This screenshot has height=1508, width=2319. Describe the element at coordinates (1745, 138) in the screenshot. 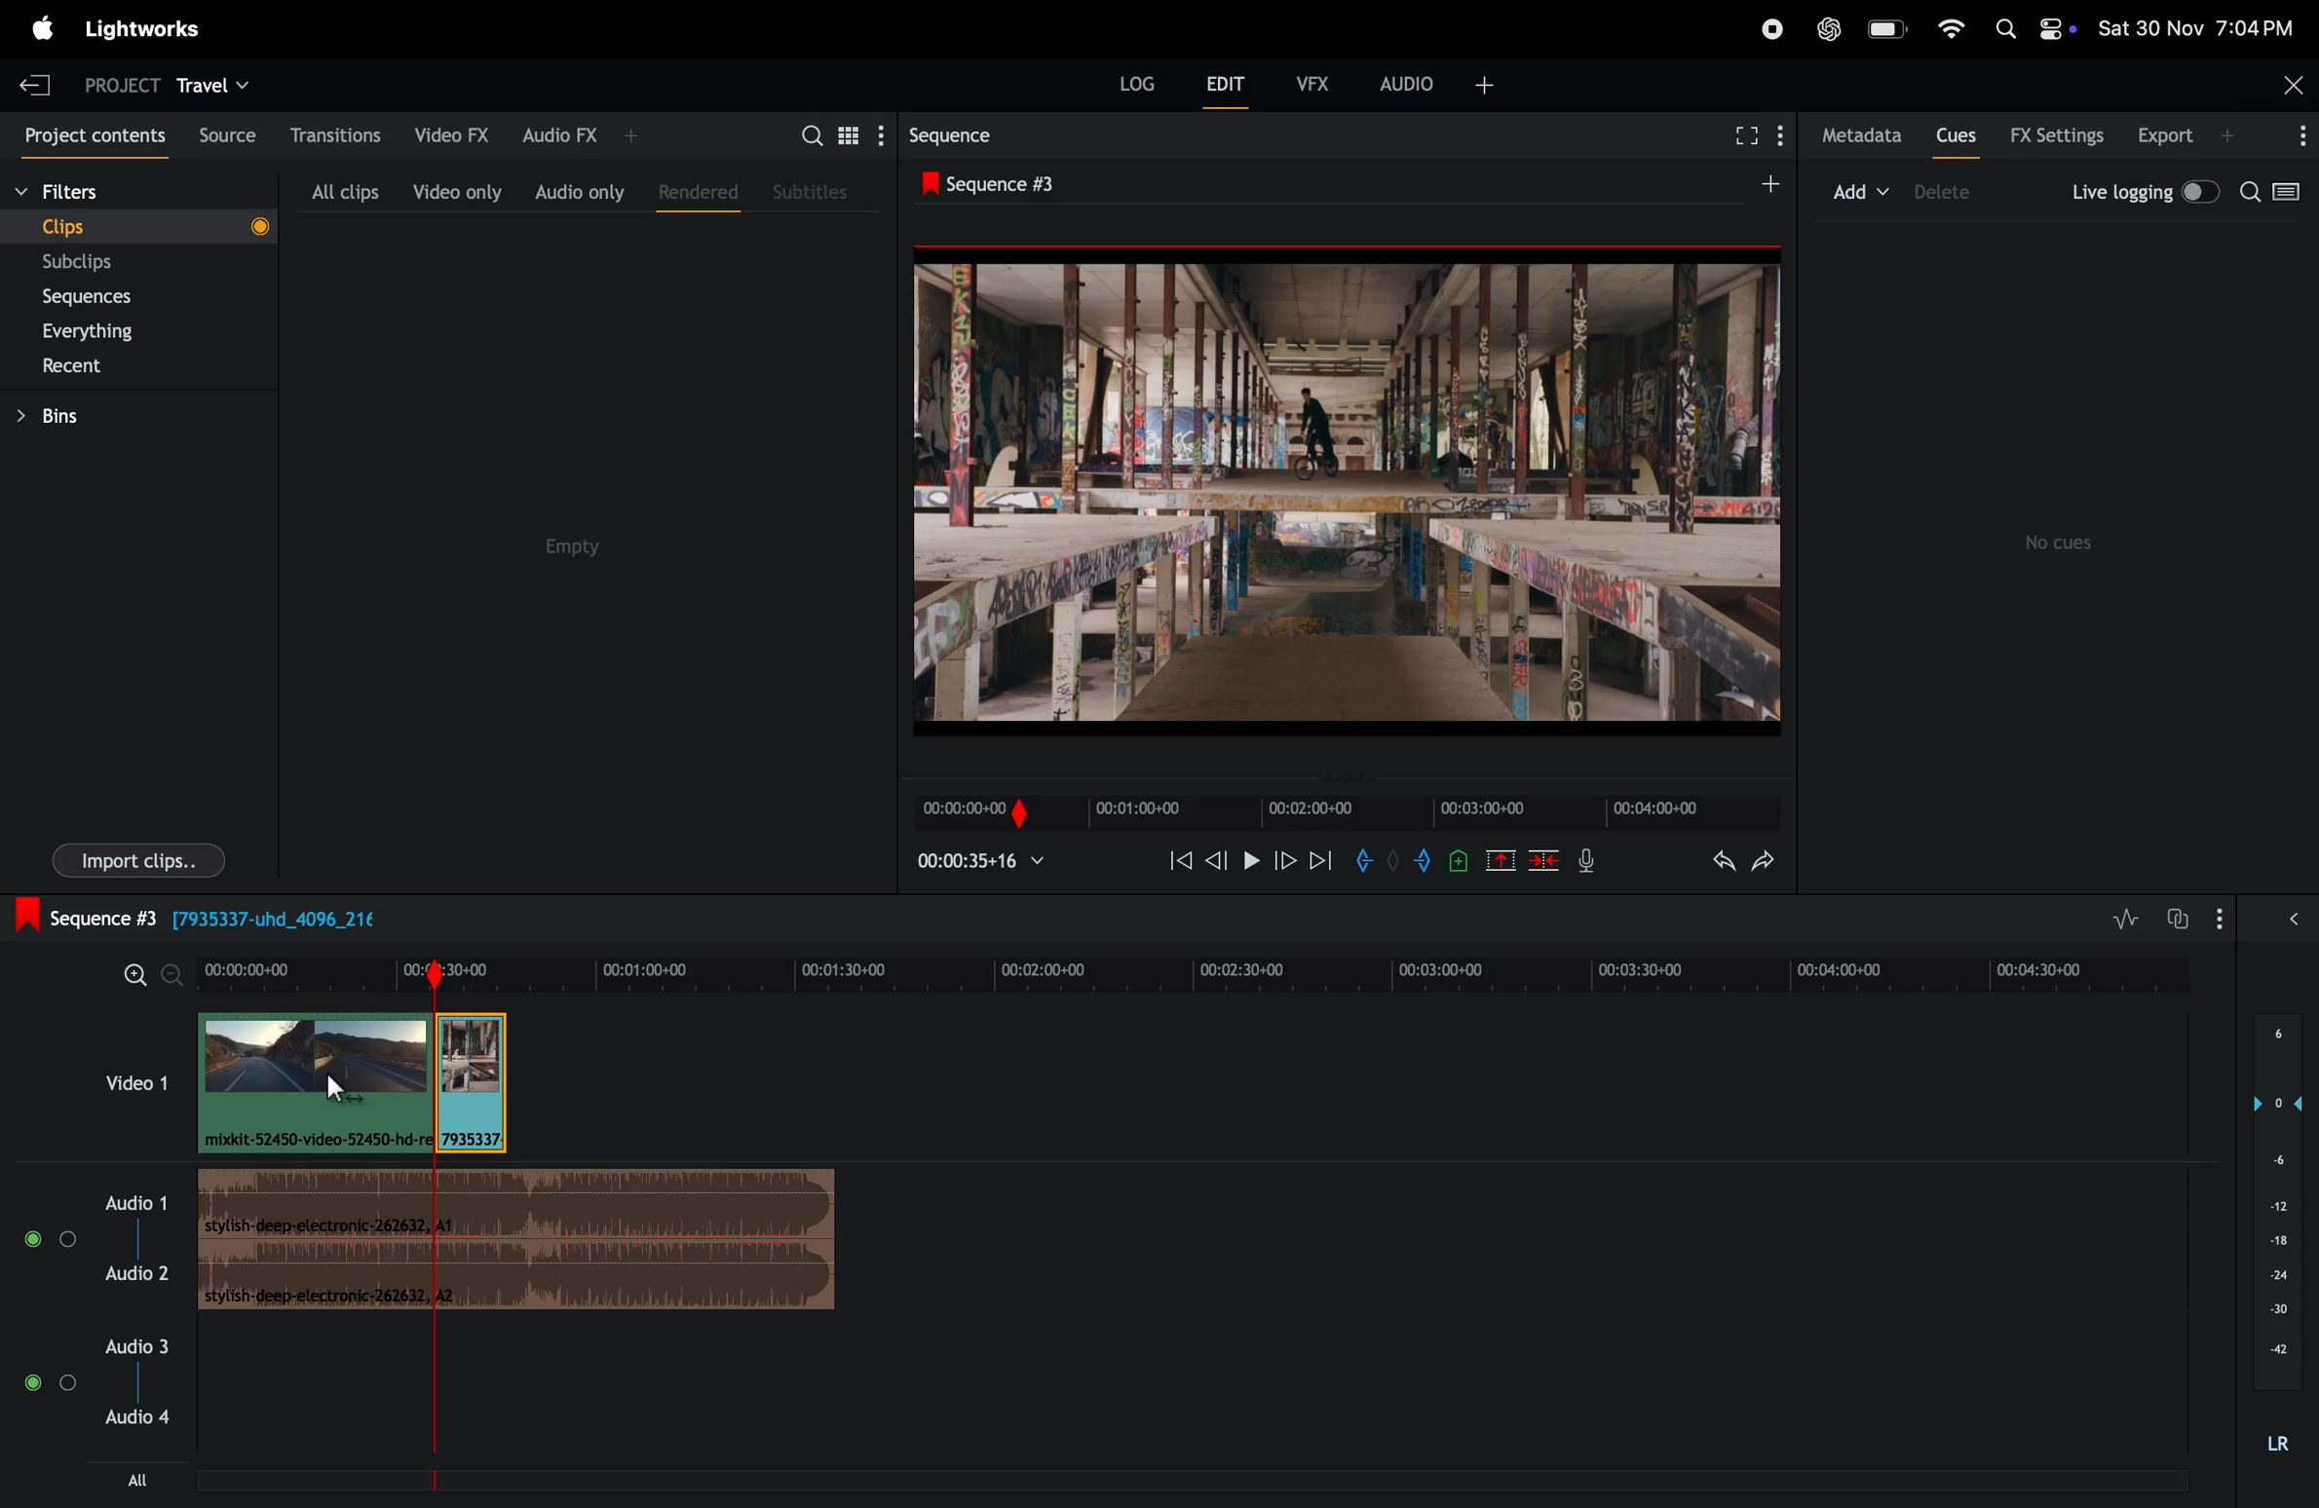

I see `full screen` at that location.